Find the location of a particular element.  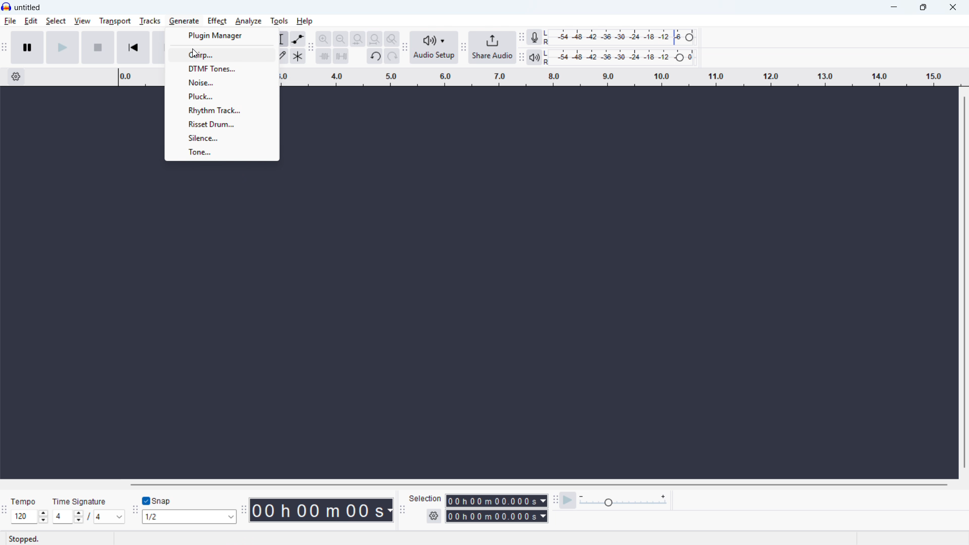

Timeline settings  is located at coordinates (16, 77).